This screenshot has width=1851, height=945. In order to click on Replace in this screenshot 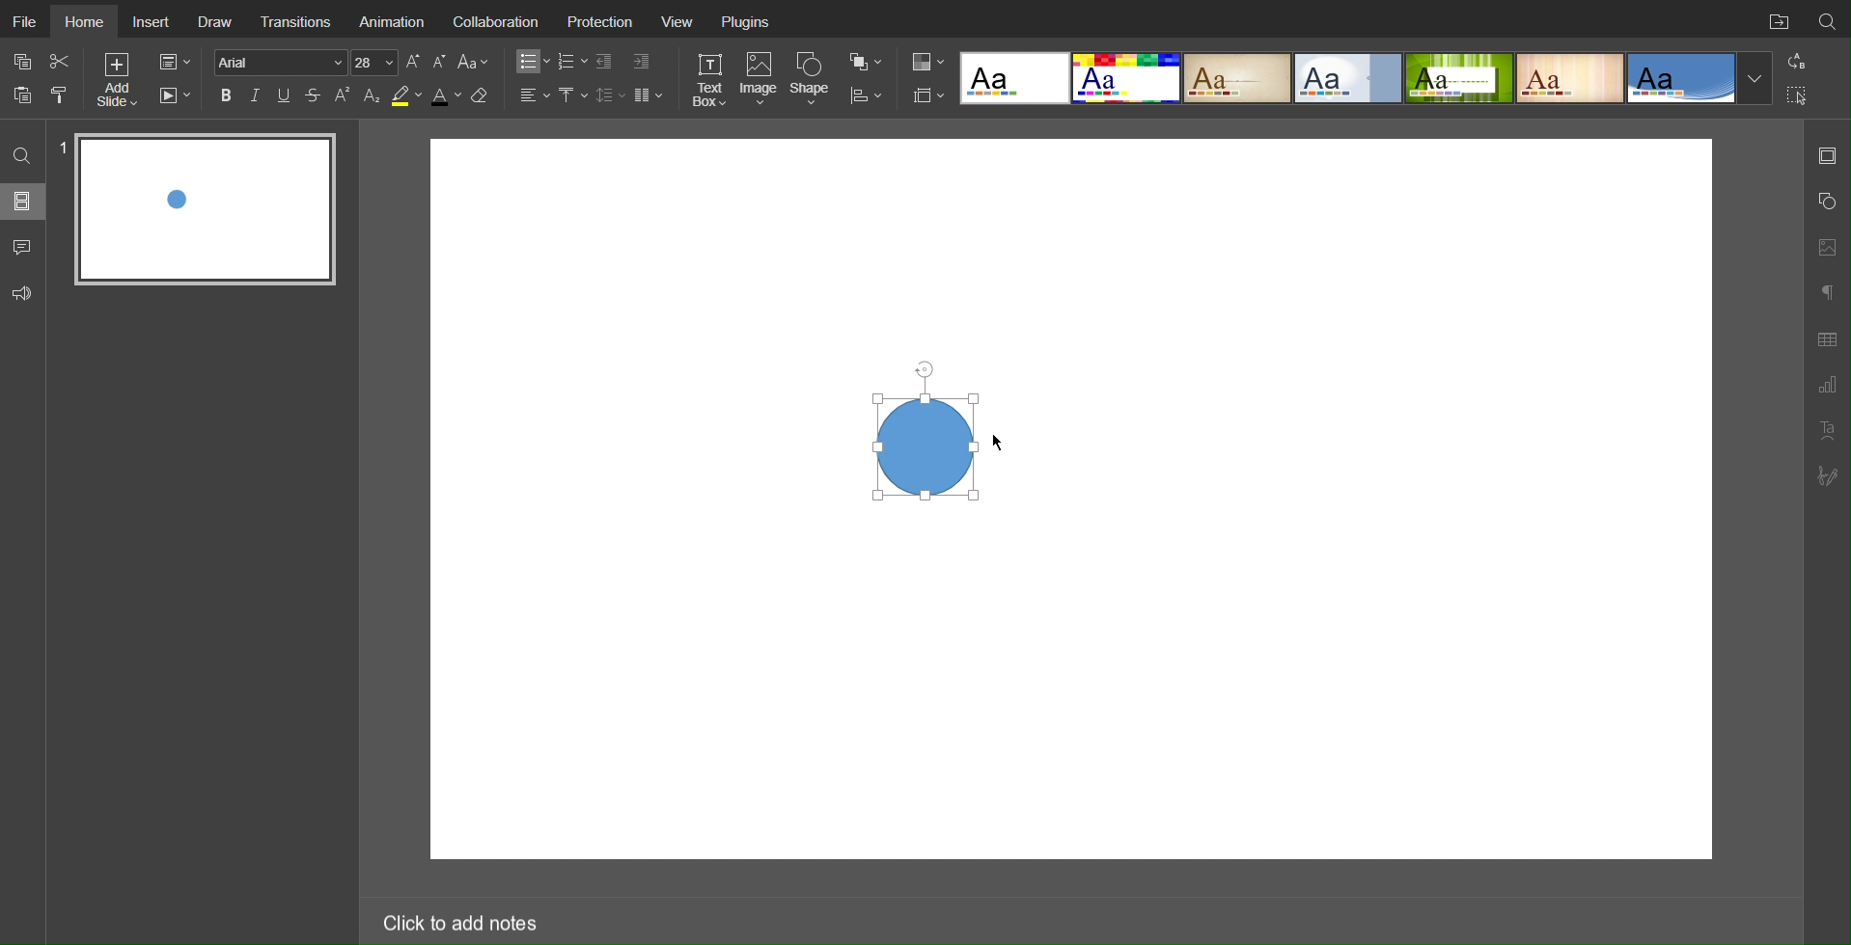, I will do `click(1795, 61)`.